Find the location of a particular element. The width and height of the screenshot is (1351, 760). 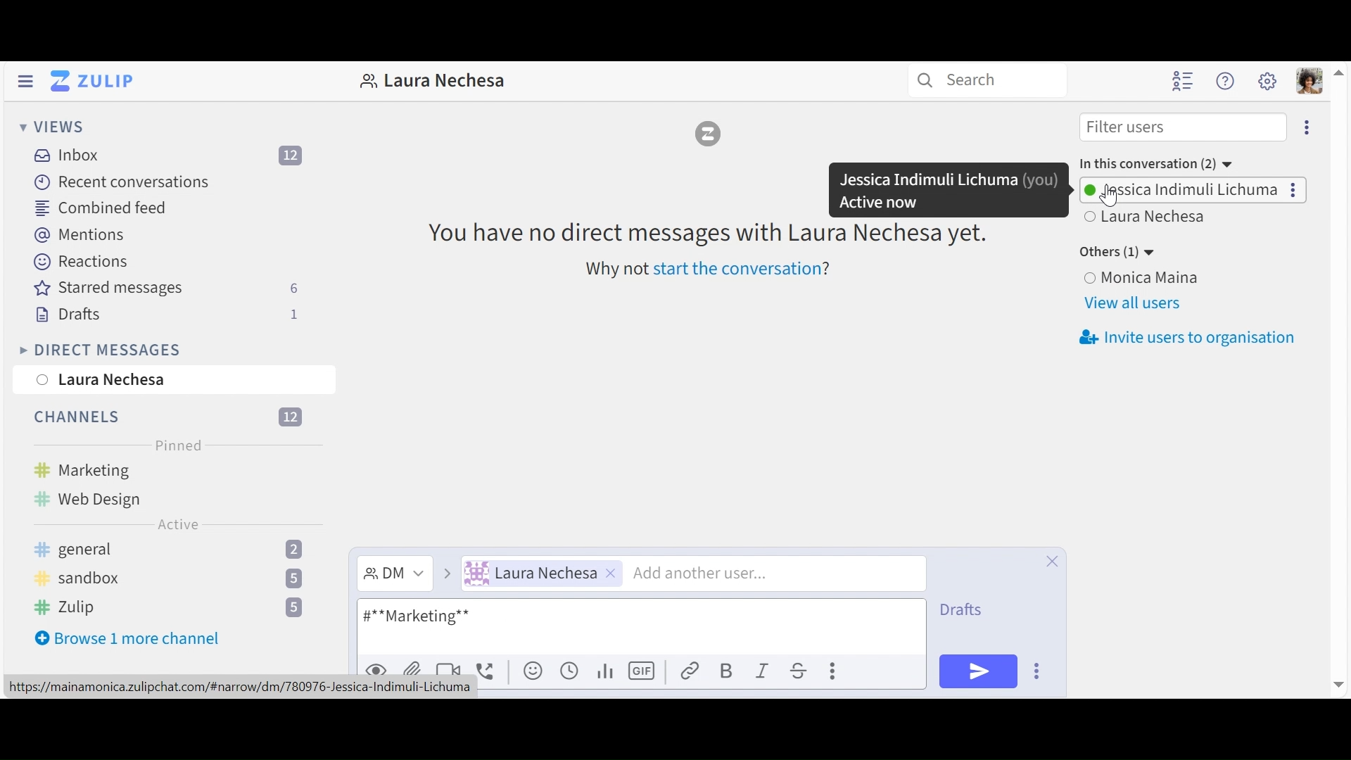

Go to Home View (inbox) is located at coordinates (94, 82).